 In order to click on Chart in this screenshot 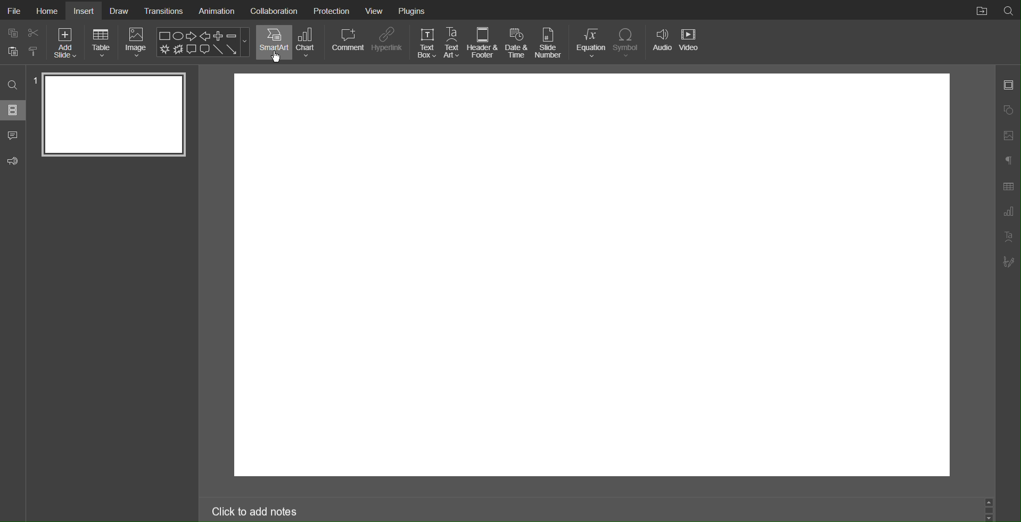, I will do `click(310, 44)`.